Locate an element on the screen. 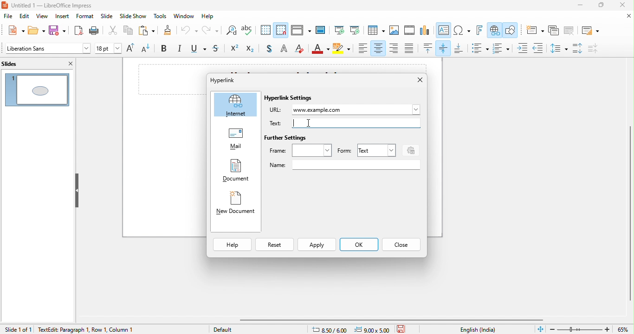 This screenshot has height=334, width=634. justified is located at coordinates (410, 49).